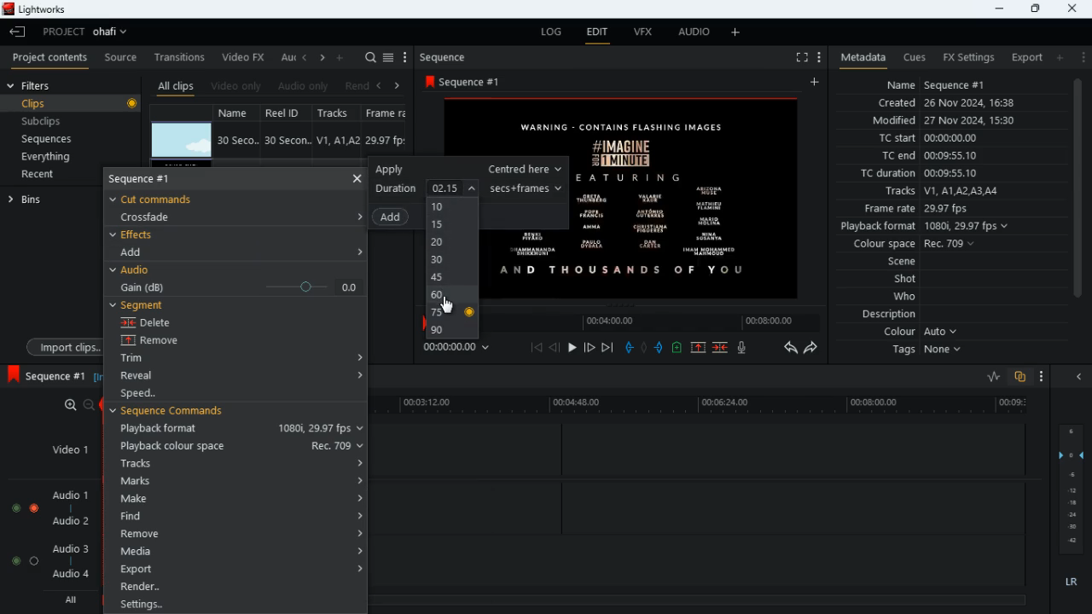  Describe the element at coordinates (448, 57) in the screenshot. I see `sequence` at that location.